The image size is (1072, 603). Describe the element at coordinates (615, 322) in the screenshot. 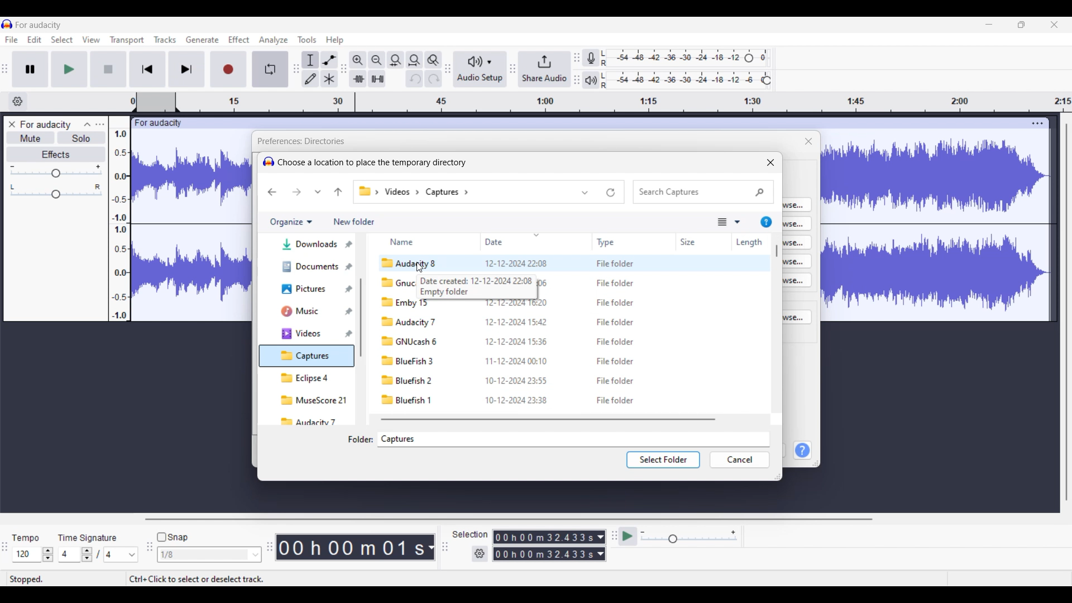

I see `file folder` at that location.